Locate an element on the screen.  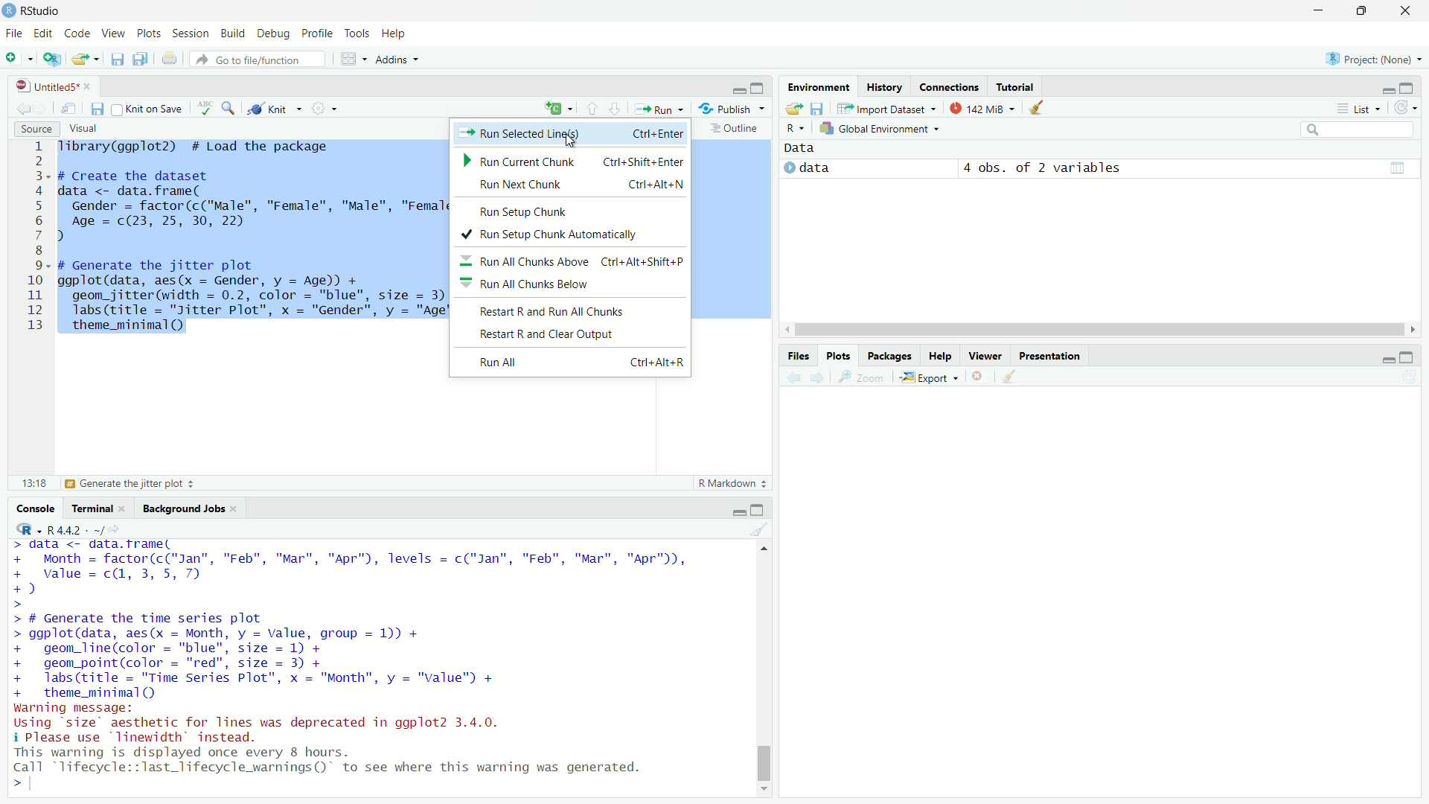
library to load the package is located at coordinates (203, 147).